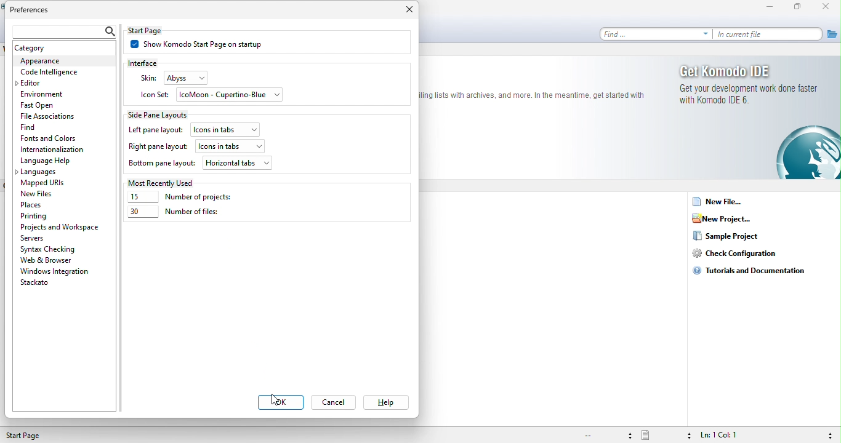 This screenshot has width=841, height=443. What do you see at coordinates (48, 193) in the screenshot?
I see `new files` at bounding box center [48, 193].